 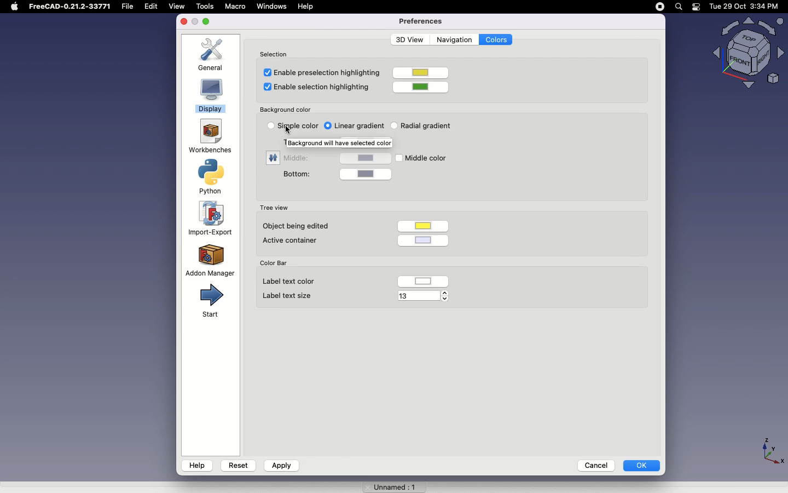 I want to click on Active container, so click(x=293, y=240).